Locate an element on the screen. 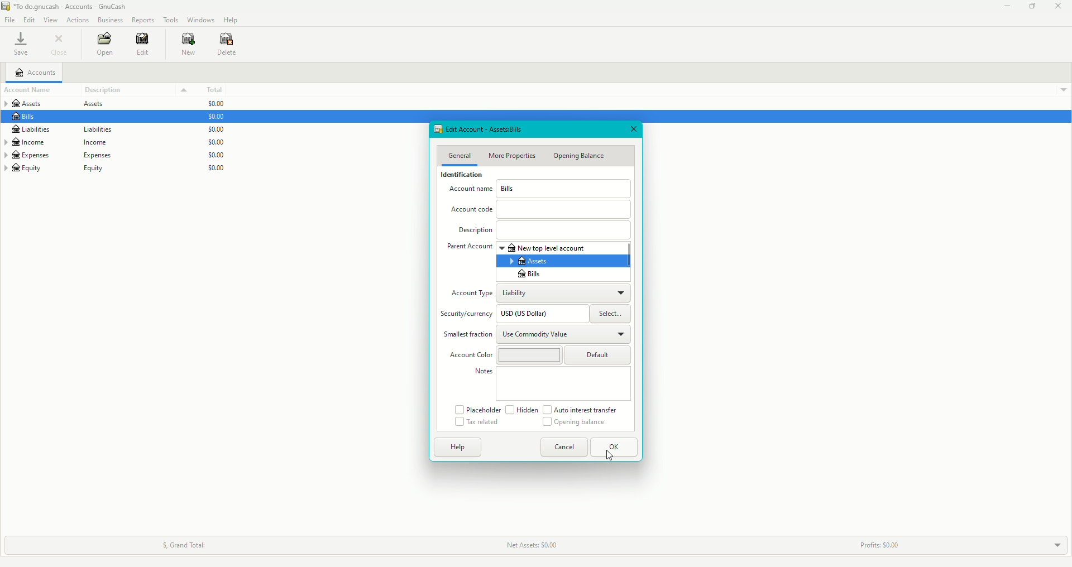 This screenshot has width=1072, height=567. OK is located at coordinates (615, 447).